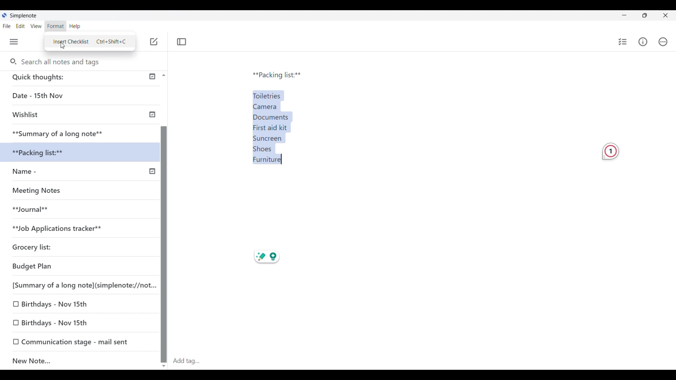  Describe the element at coordinates (67, 78) in the screenshot. I see `Quick thoughts` at that location.